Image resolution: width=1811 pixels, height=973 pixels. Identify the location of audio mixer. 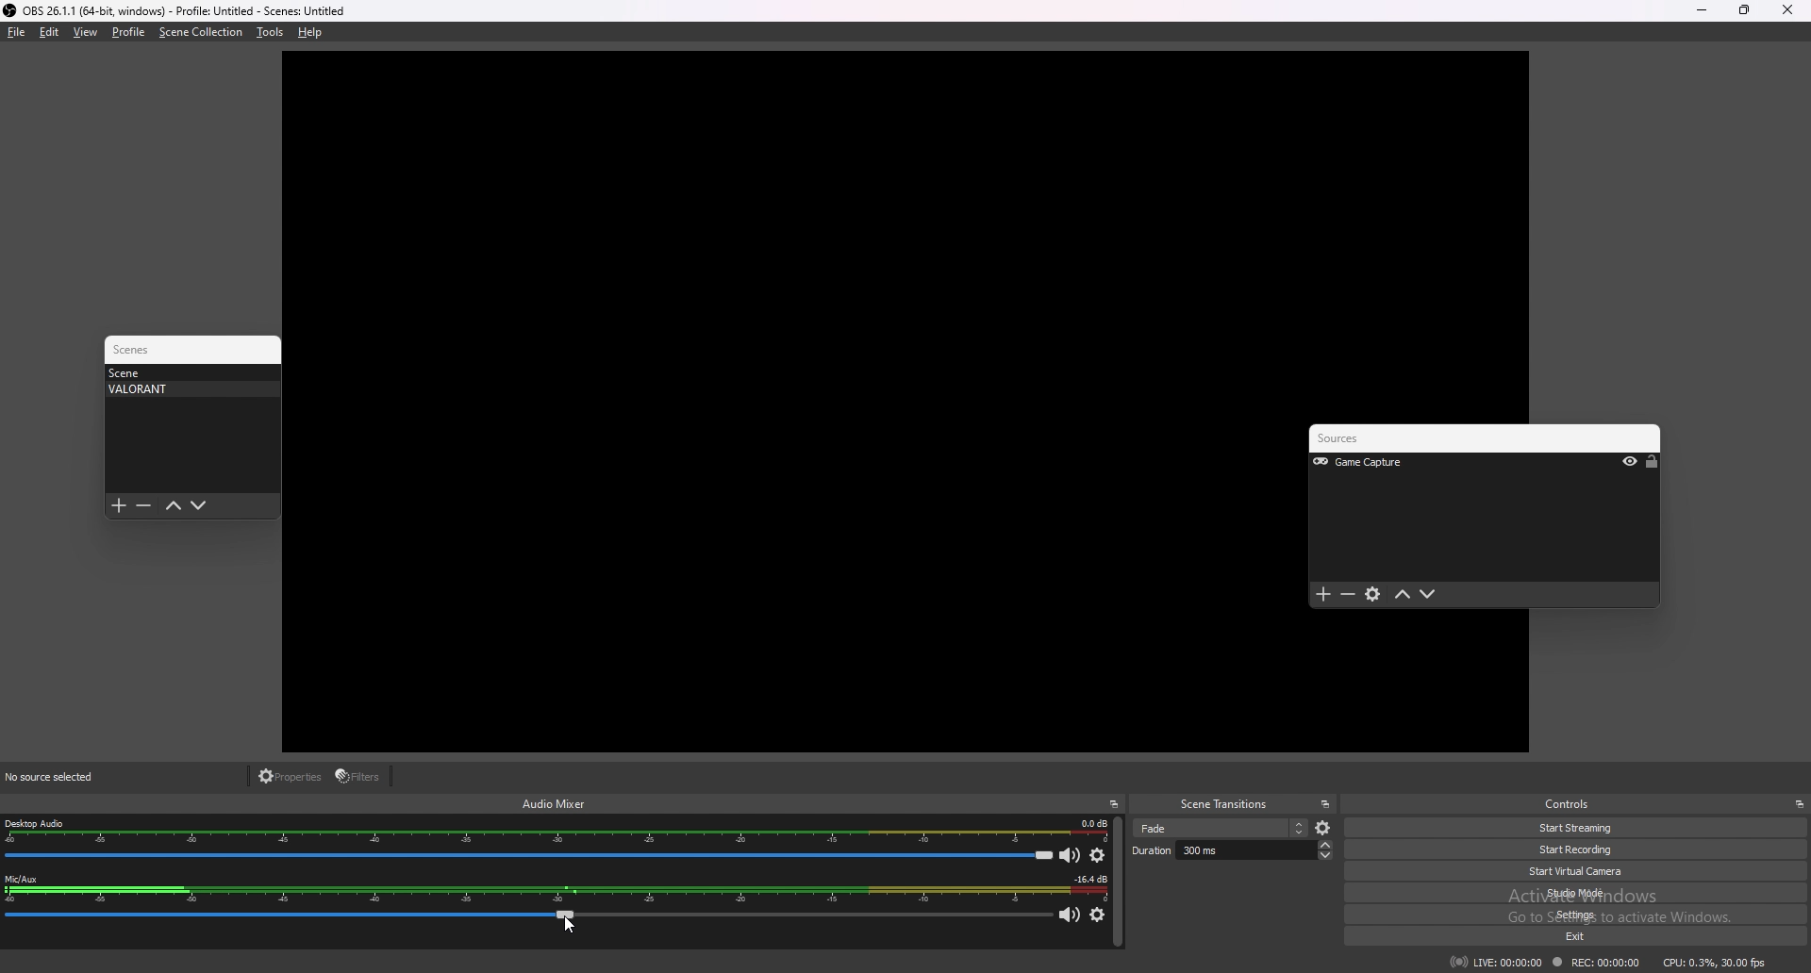
(555, 802).